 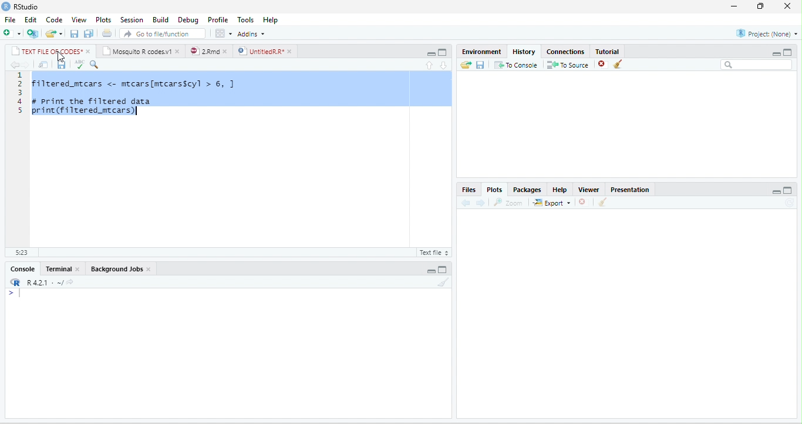 I want to click on forward, so click(x=26, y=65).